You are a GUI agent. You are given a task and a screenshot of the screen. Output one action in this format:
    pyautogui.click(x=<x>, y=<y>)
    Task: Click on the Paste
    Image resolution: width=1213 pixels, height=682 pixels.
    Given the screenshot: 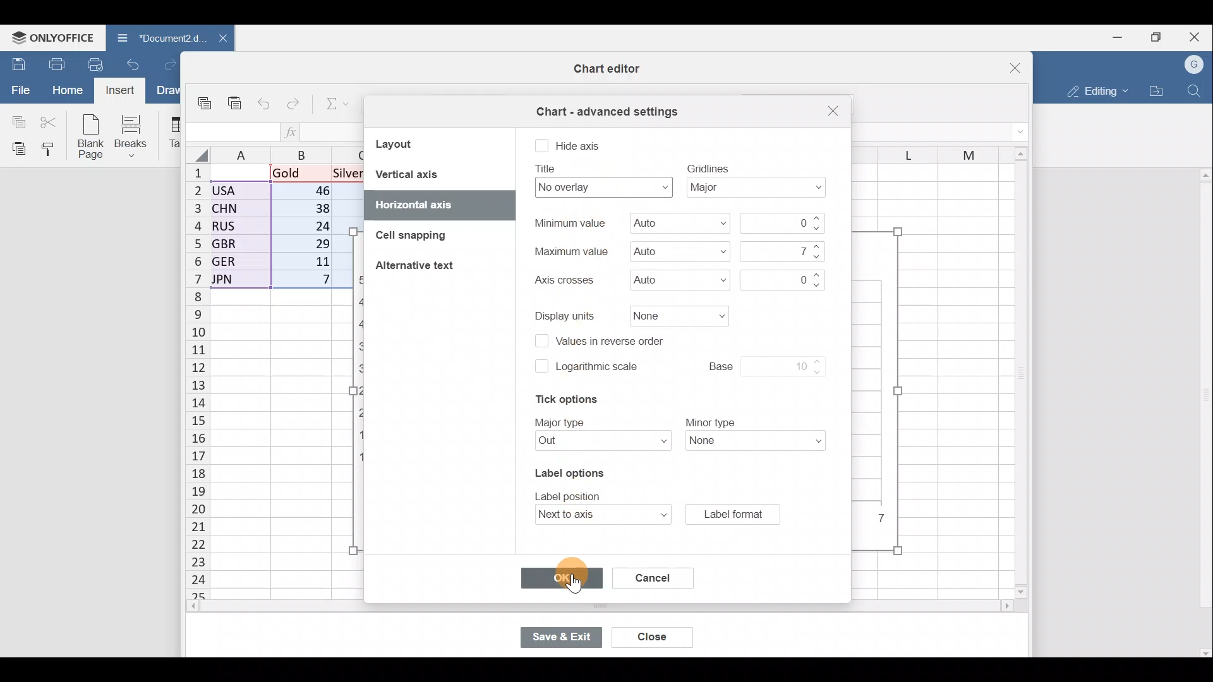 What is the action you would take?
    pyautogui.click(x=16, y=148)
    